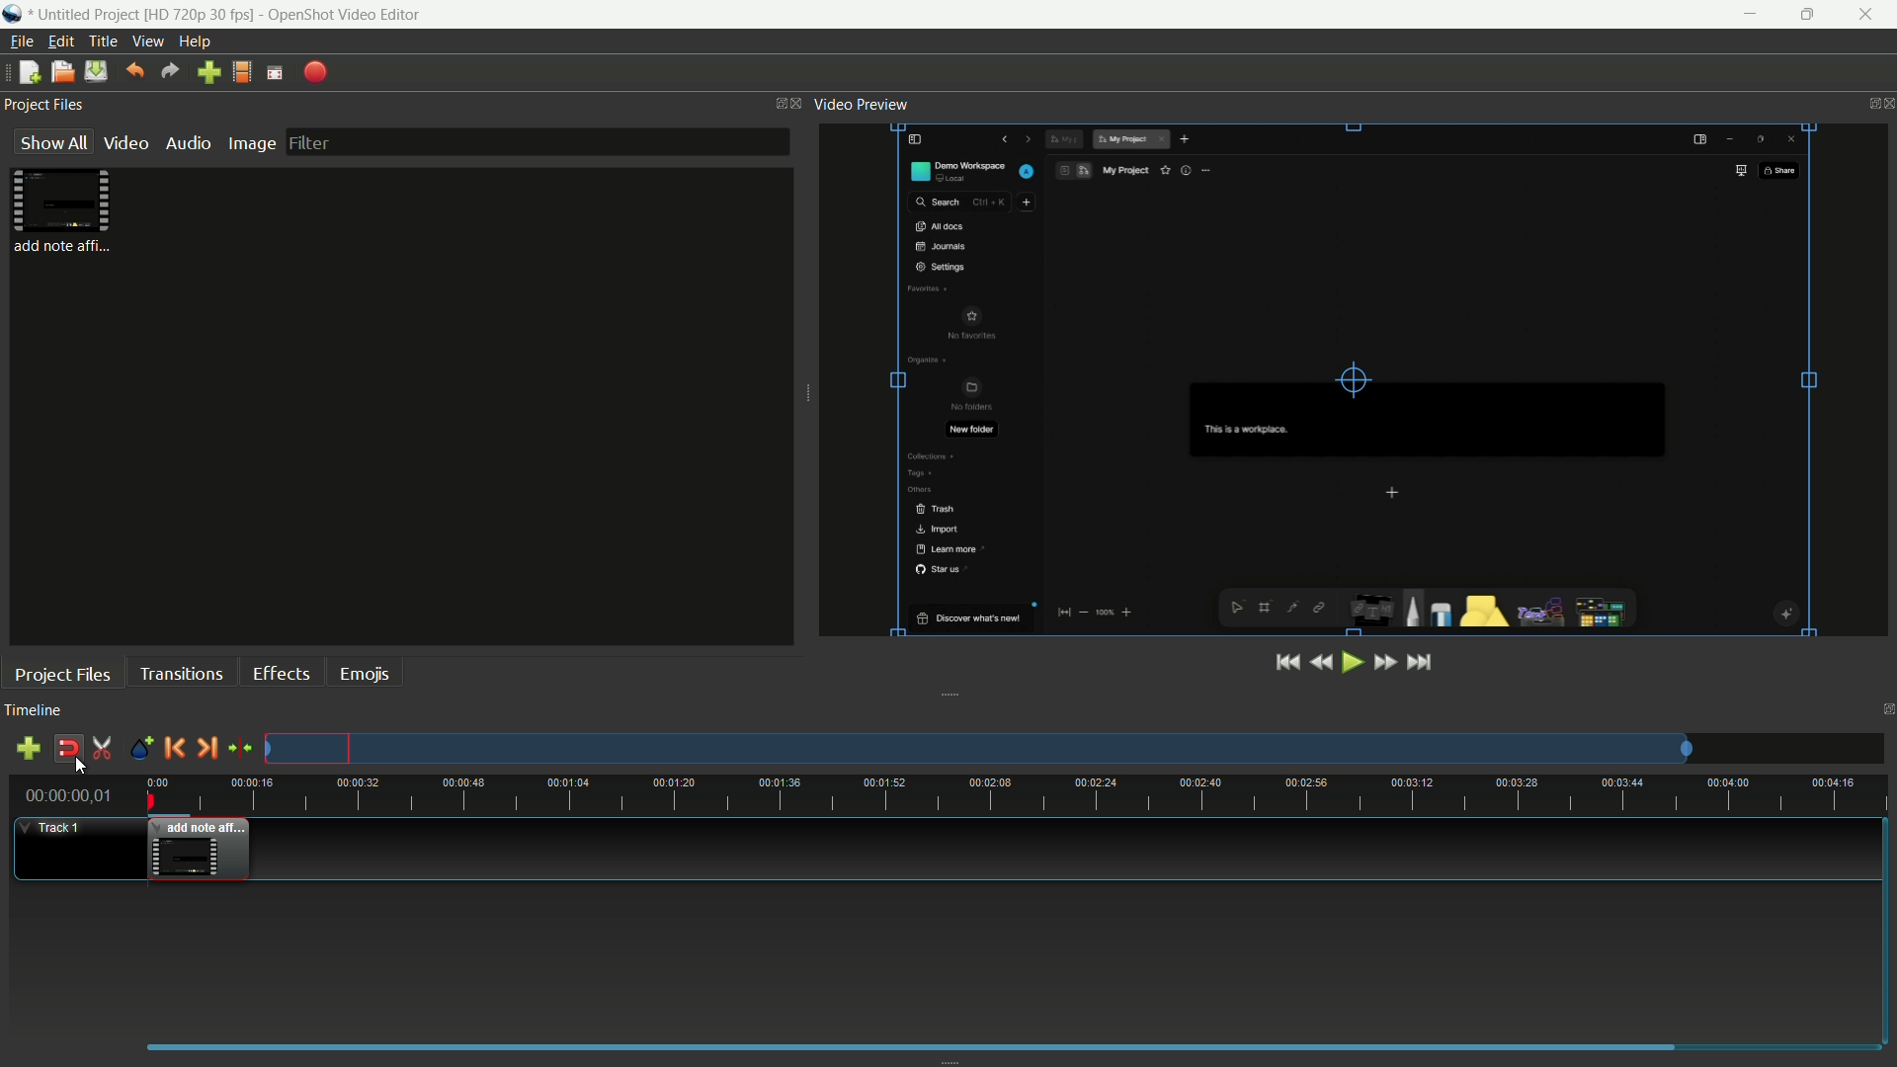 The image size is (1897, 1067). I want to click on project files, so click(63, 675).